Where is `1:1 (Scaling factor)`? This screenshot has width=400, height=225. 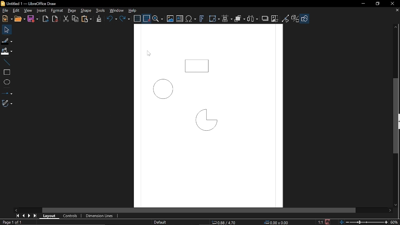 1:1 (Scaling factor) is located at coordinates (321, 222).